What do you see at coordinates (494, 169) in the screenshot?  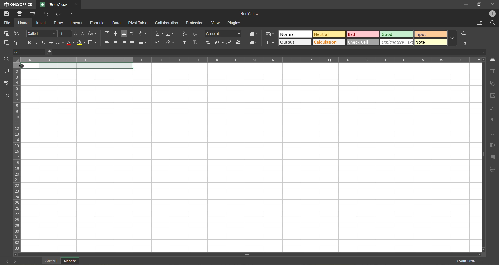 I see `signature` at bounding box center [494, 169].